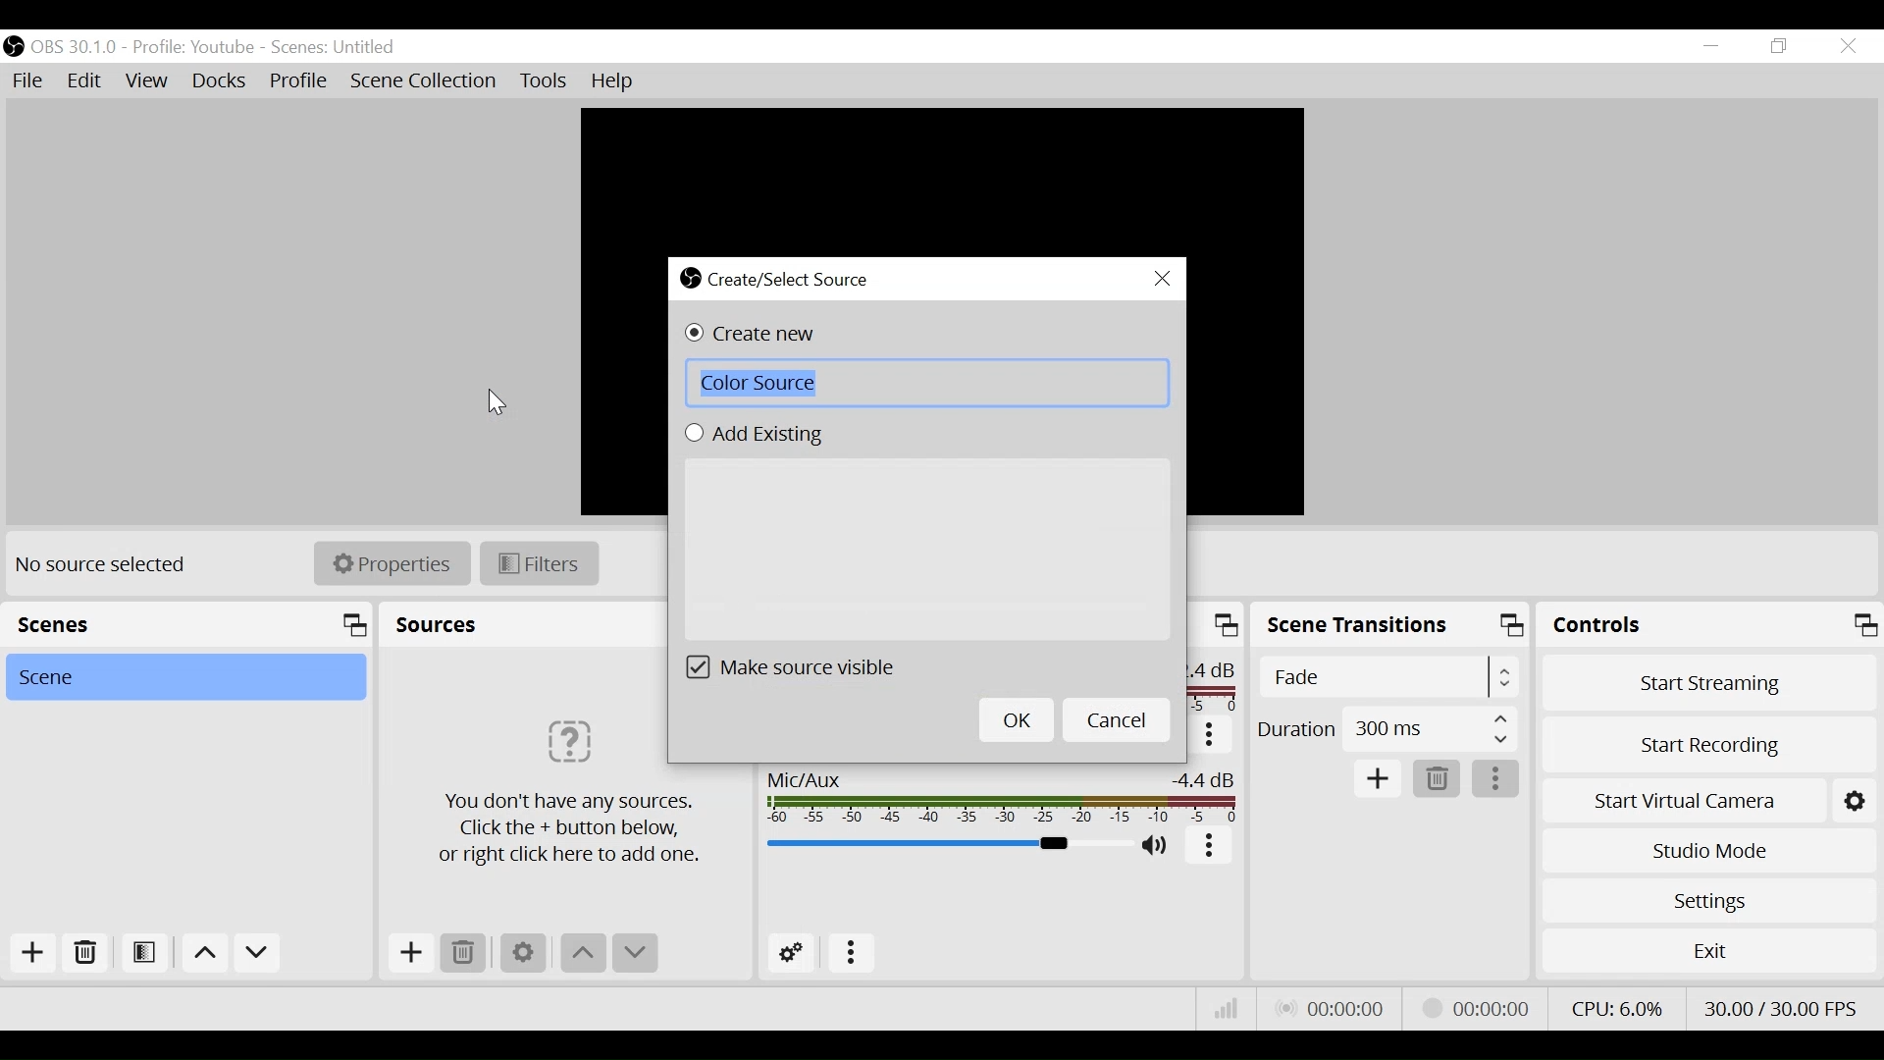 This screenshot has height=1060, width=1884. I want to click on Filters, so click(540, 564).